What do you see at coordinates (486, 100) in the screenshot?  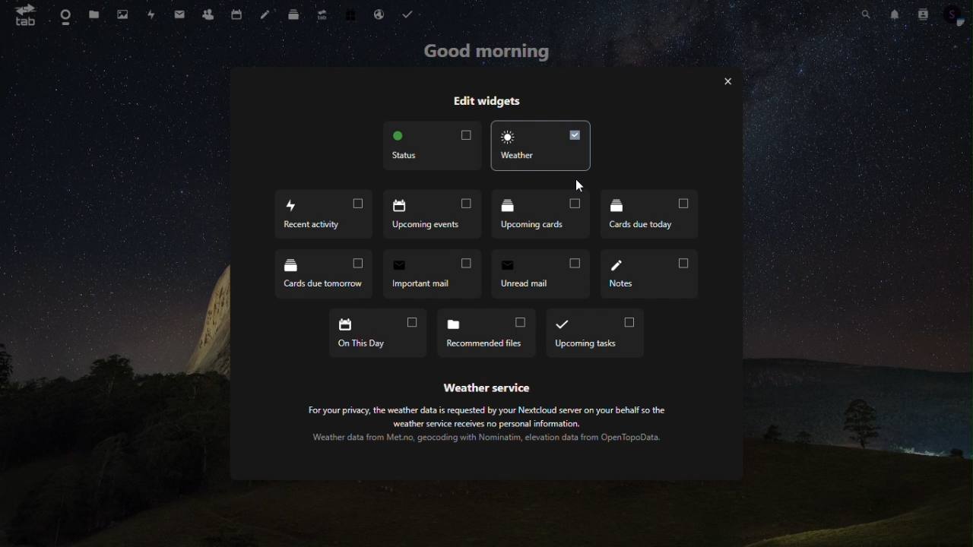 I see `edit widgets` at bounding box center [486, 100].